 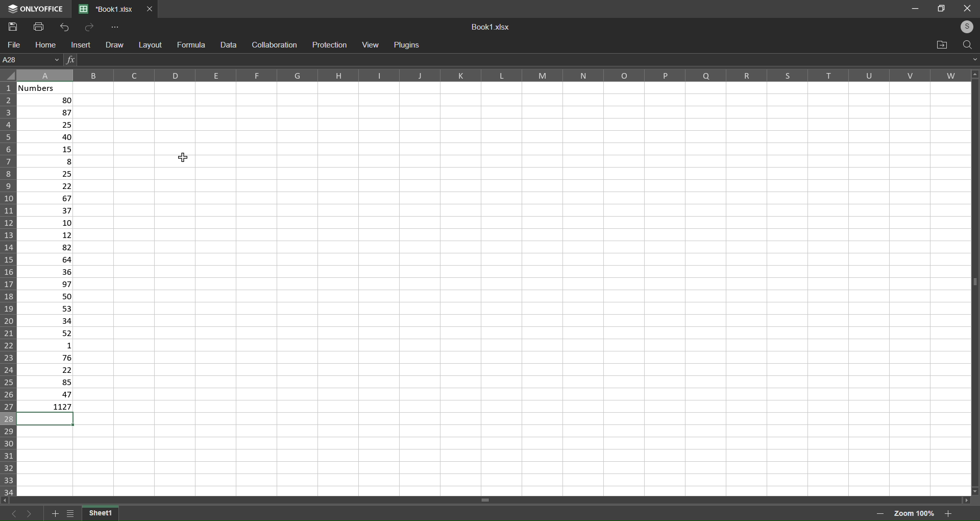 I want to click on Zoom 100%, so click(x=914, y=512).